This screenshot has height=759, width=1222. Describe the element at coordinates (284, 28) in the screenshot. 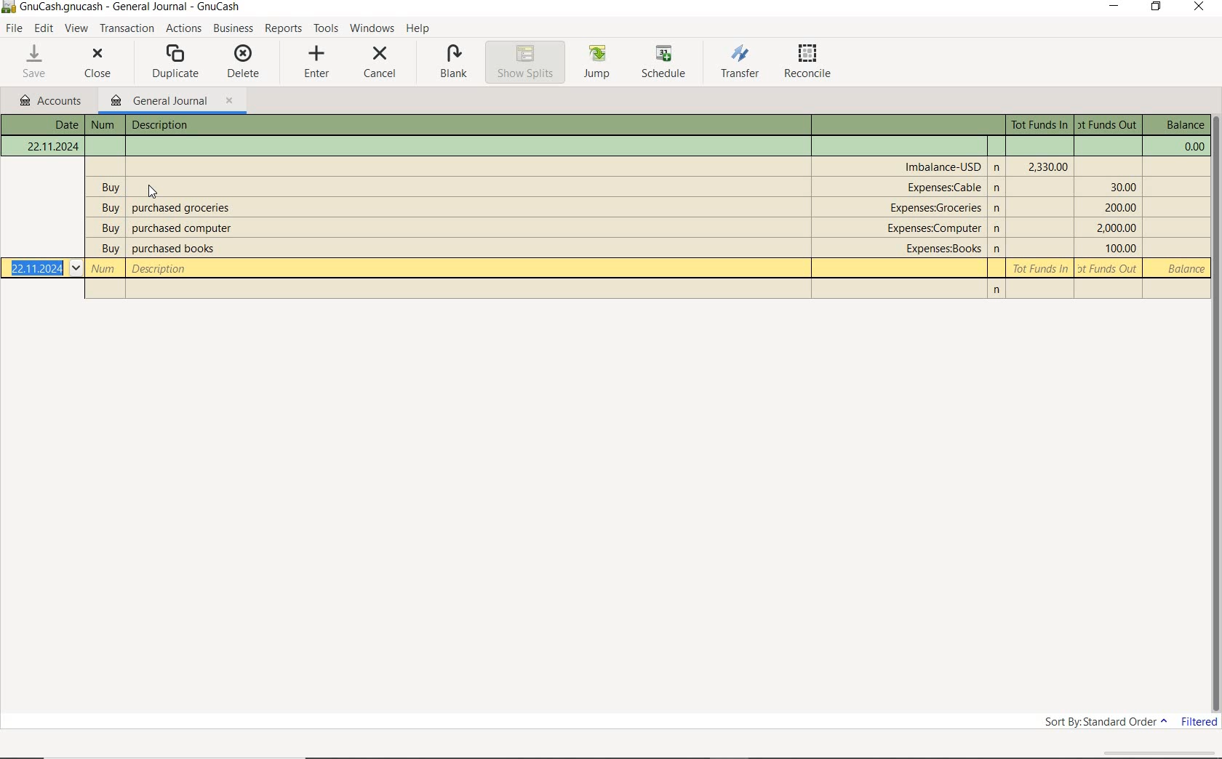

I see `REPORTS` at that location.